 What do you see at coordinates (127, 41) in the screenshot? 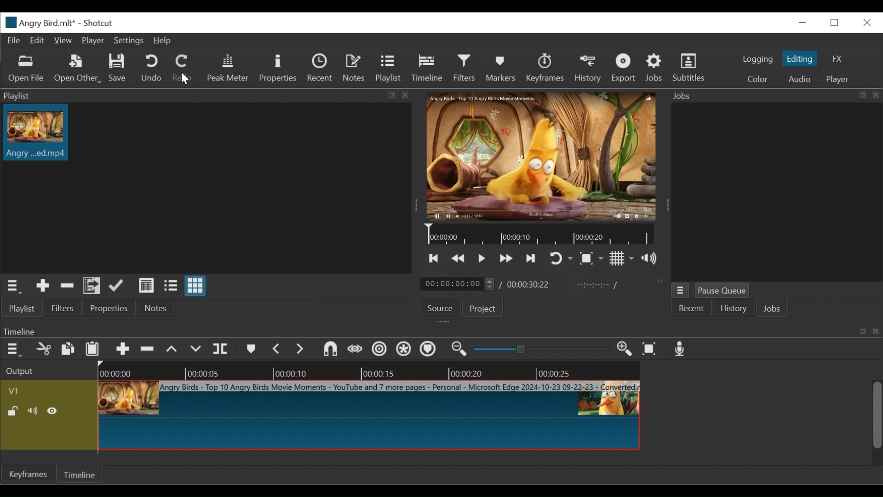
I see `Settings` at bounding box center [127, 41].